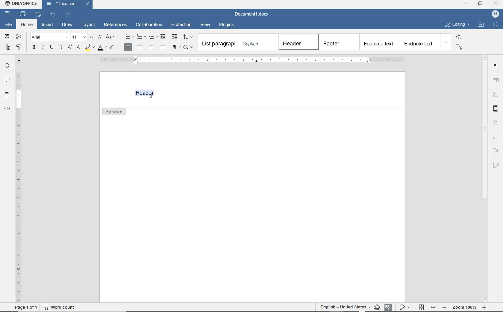  I want to click on plugins, so click(228, 24).